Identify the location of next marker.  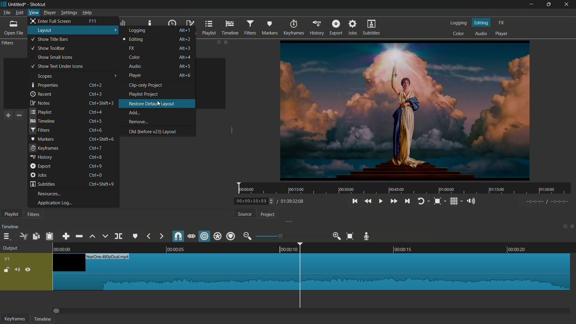
(160, 236).